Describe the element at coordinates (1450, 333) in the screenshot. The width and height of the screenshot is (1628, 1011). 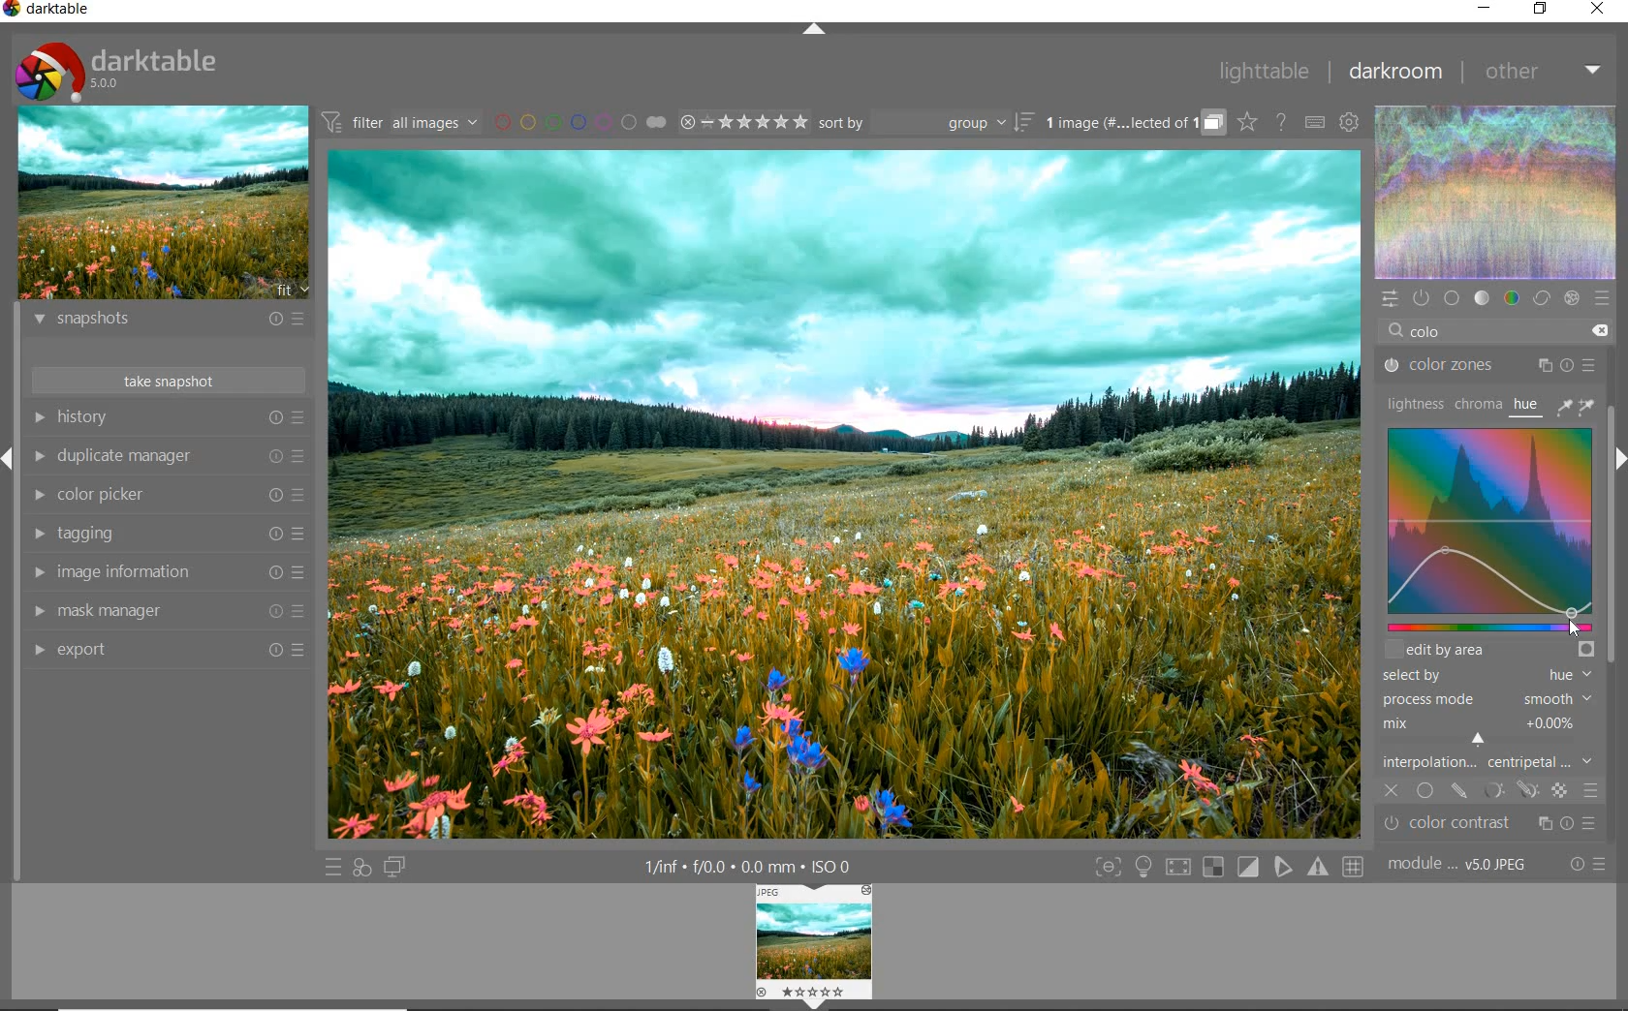
I see `COLOR` at that location.